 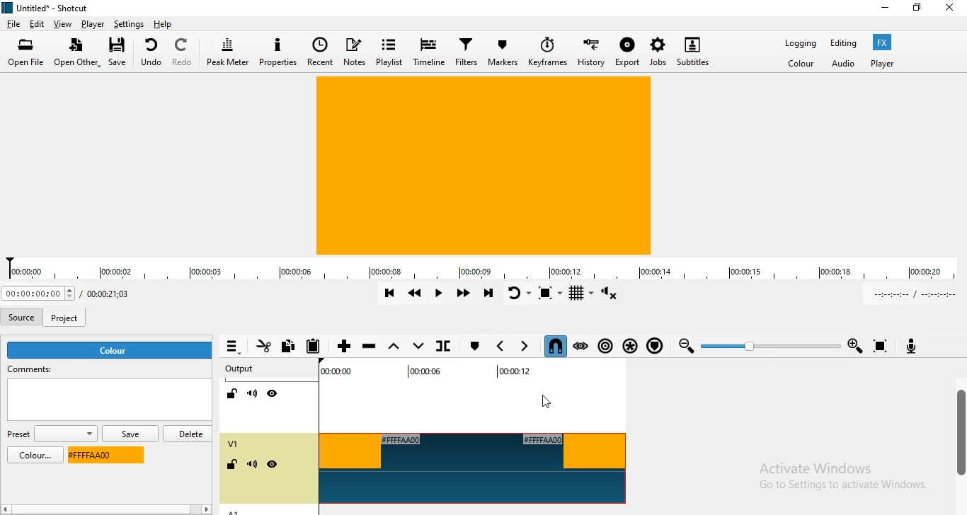 I want to click on preset, so click(x=51, y=434).